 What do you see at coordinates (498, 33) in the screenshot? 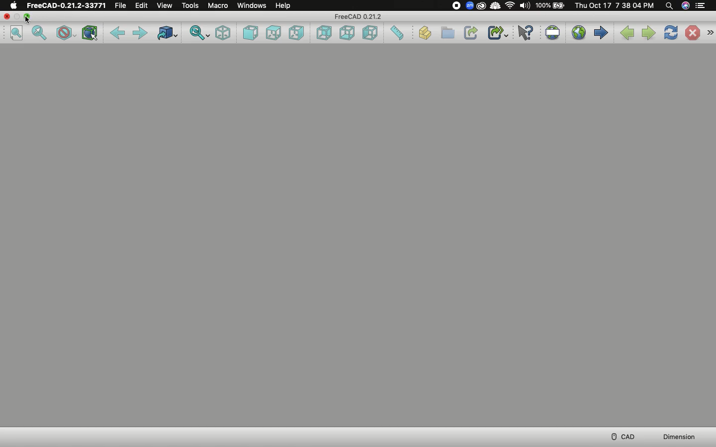
I see `Make sub-link` at bounding box center [498, 33].